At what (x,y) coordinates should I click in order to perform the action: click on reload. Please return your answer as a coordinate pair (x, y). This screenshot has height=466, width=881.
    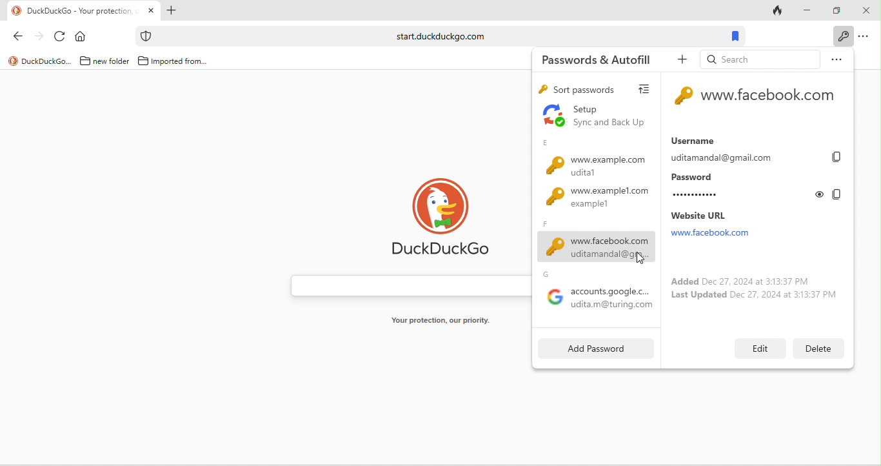
    Looking at the image, I should click on (61, 37).